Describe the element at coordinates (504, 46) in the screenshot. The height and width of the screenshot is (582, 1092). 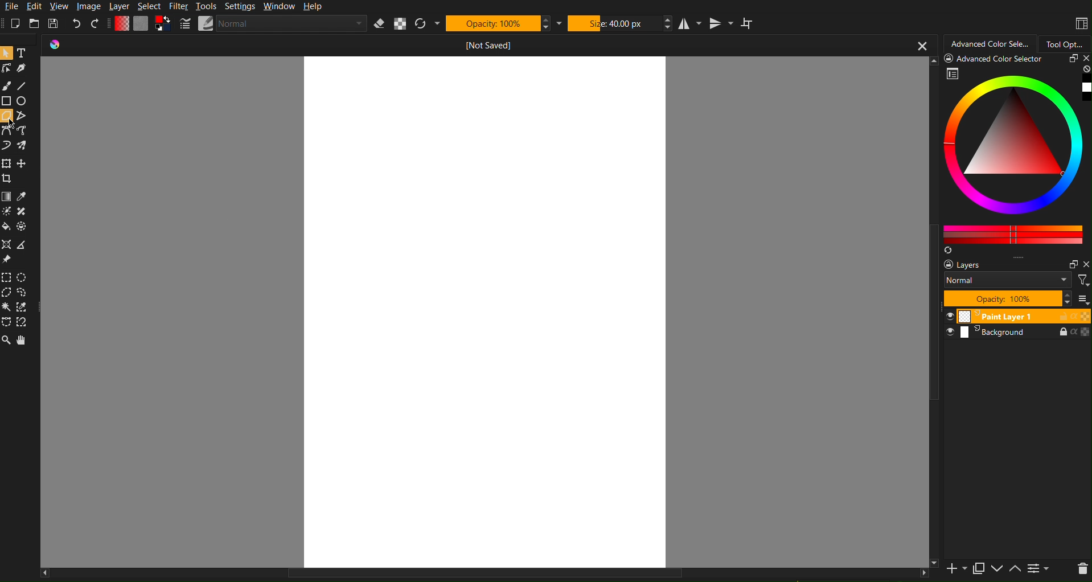
I see `not saved` at that location.